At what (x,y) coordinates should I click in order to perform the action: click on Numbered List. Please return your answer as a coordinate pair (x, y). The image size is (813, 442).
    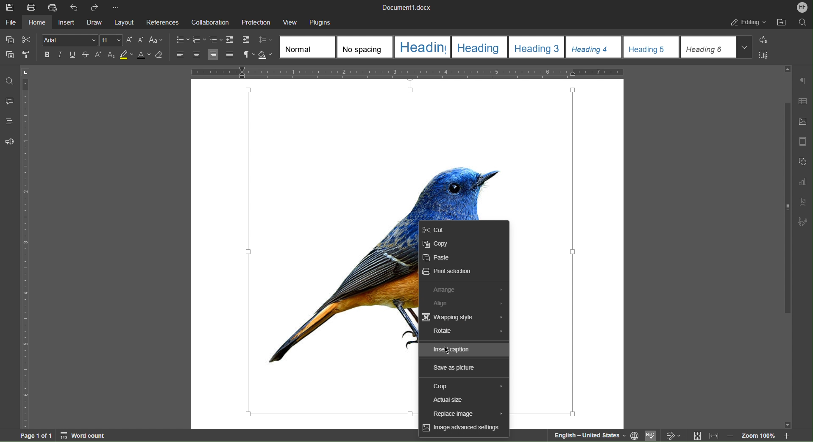
    Looking at the image, I should click on (200, 39).